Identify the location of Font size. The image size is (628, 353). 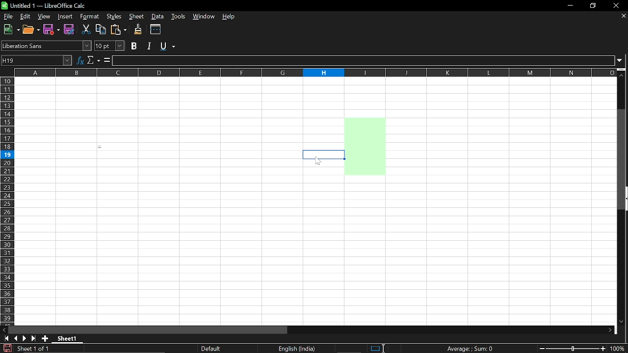
(110, 46).